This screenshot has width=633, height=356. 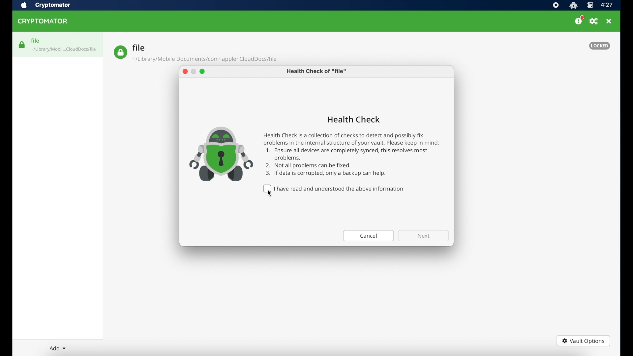 What do you see at coordinates (184, 71) in the screenshot?
I see `close` at bounding box center [184, 71].